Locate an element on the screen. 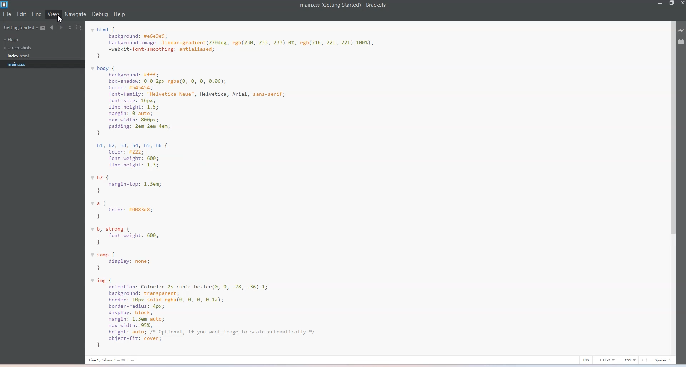  Text 1 is located at coordinates (343, 5).